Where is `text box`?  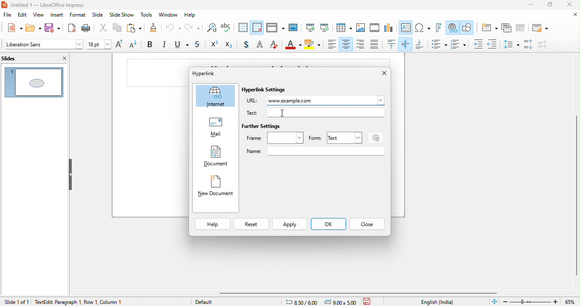 text box is located at coordinates (406, 28).